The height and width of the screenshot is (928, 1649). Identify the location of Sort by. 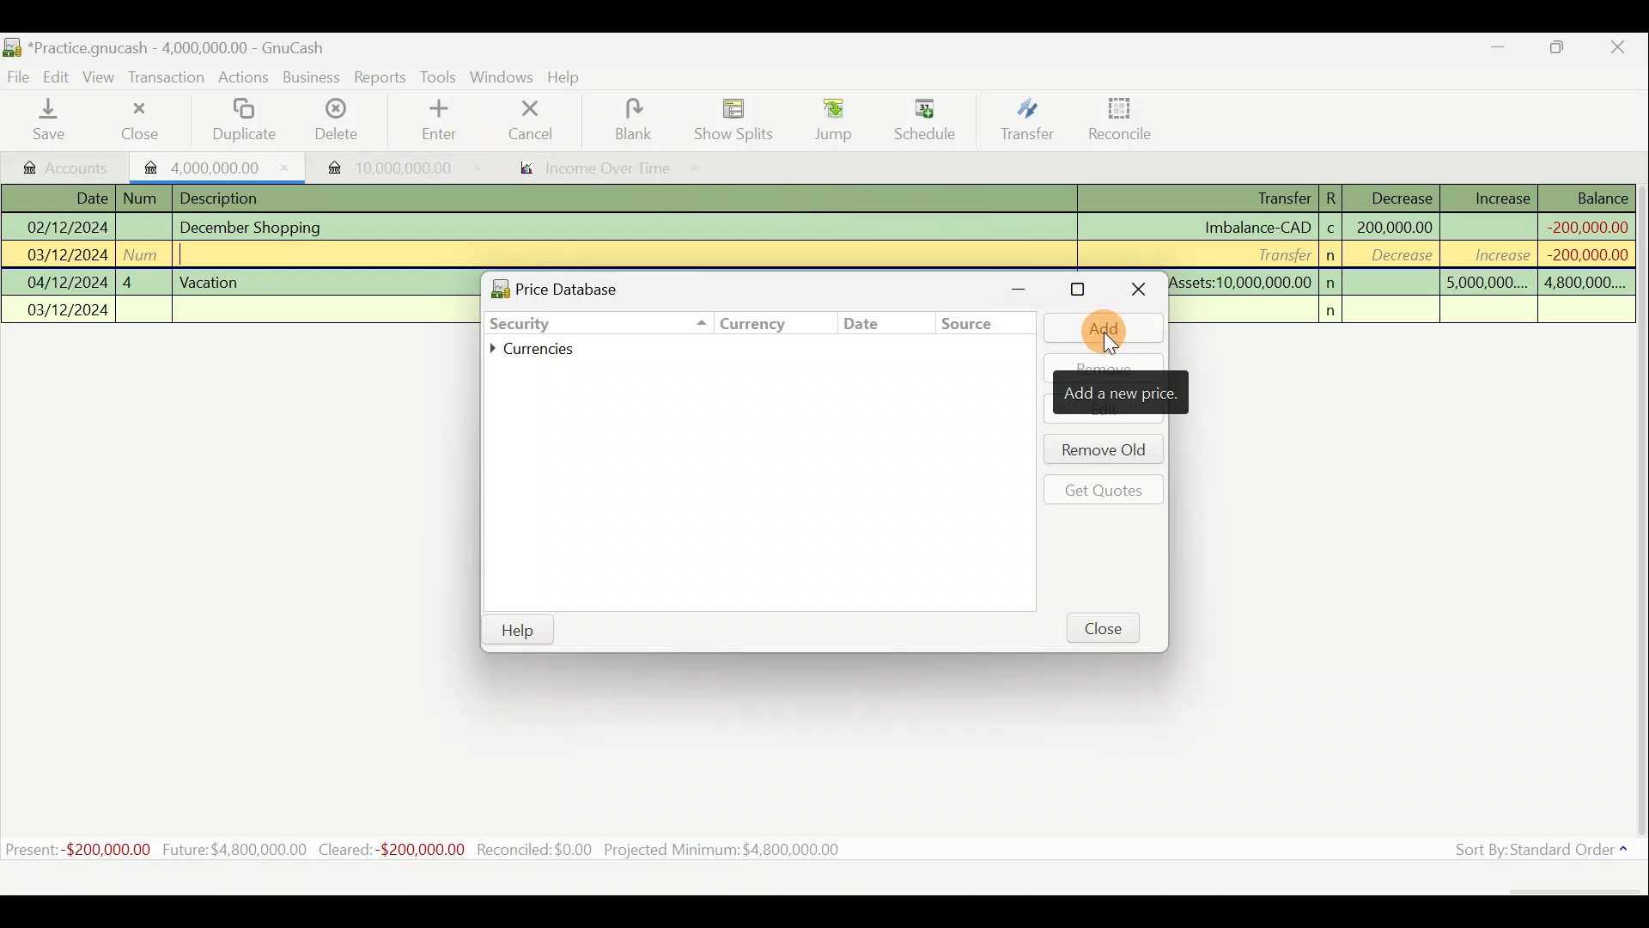
(1533, 852).